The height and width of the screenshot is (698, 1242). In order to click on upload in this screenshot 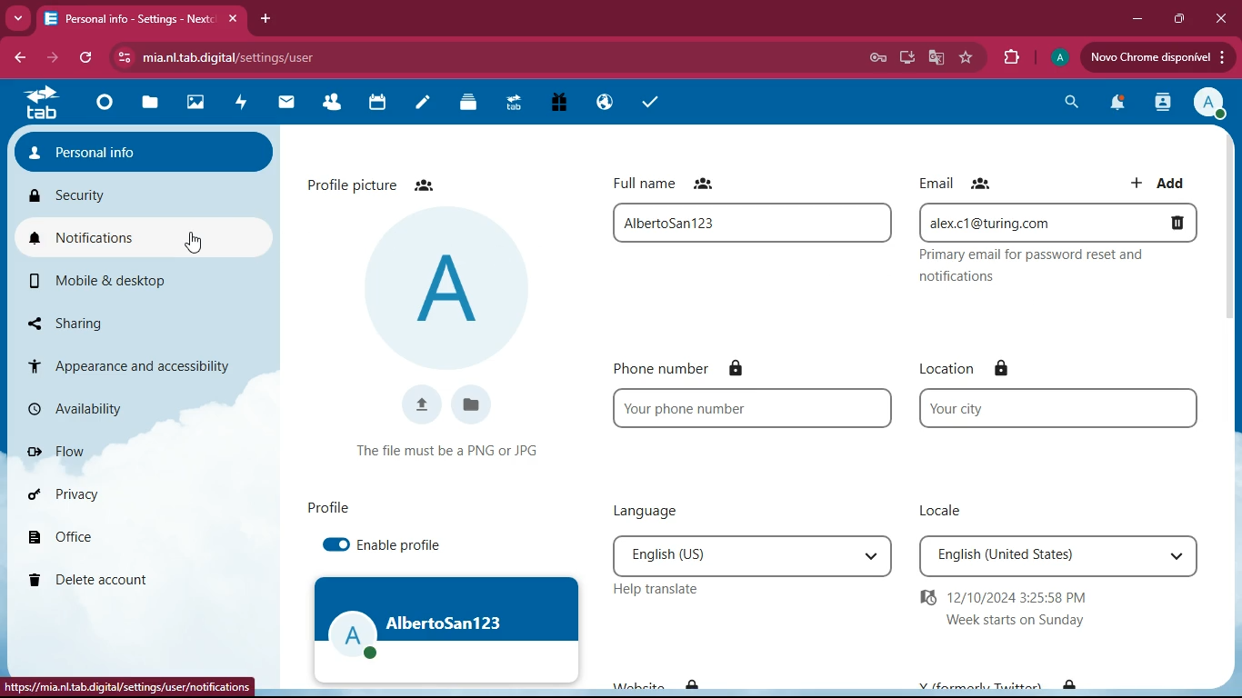, I will do `click(424, 408)`.